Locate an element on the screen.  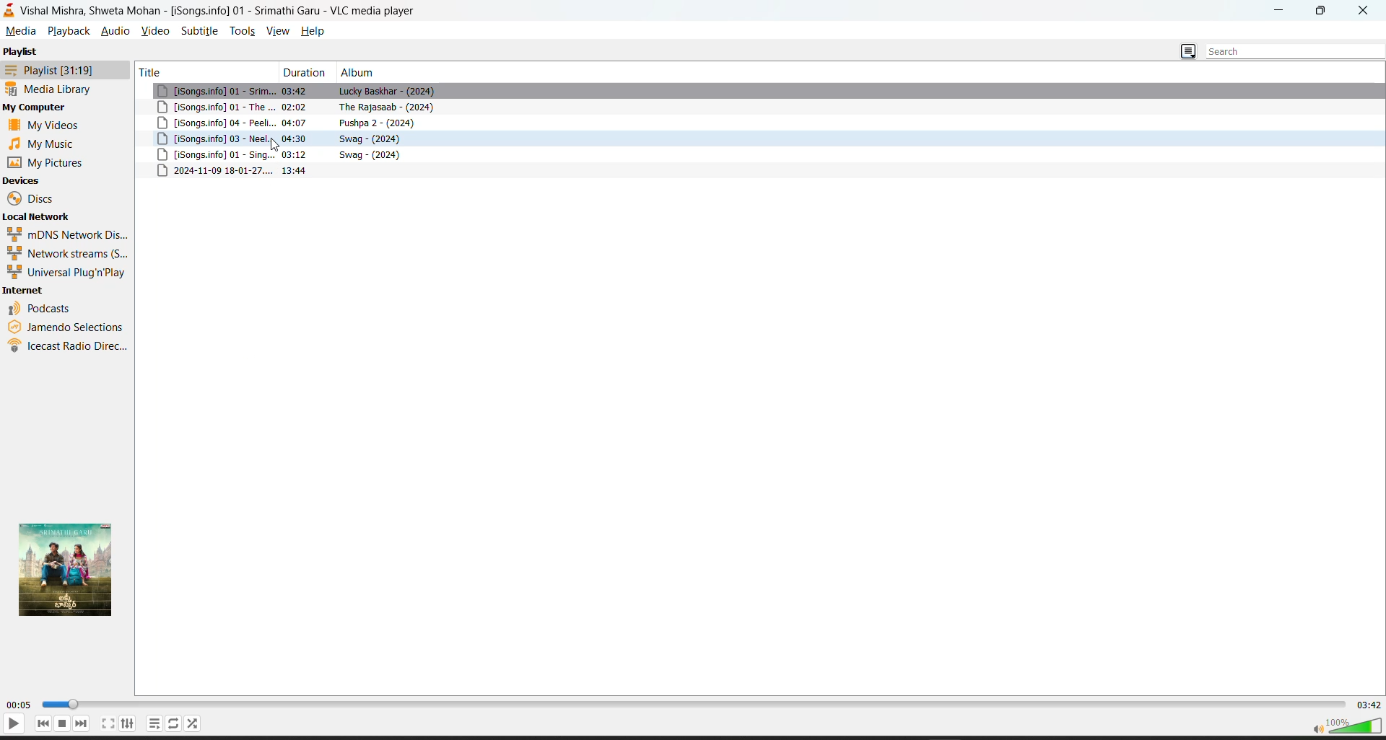
media library is located at coordinates (56, 89).